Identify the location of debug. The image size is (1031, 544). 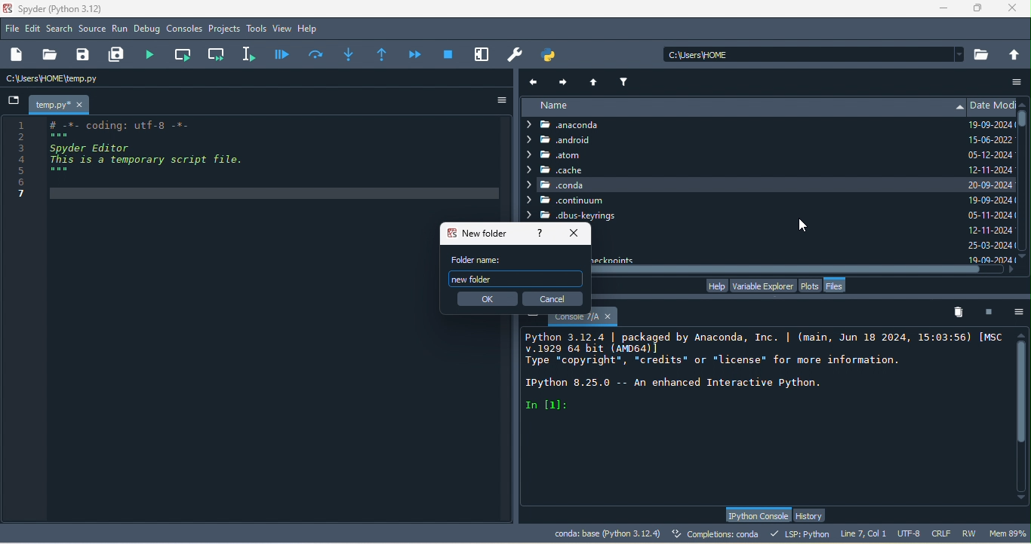
(149, 30).